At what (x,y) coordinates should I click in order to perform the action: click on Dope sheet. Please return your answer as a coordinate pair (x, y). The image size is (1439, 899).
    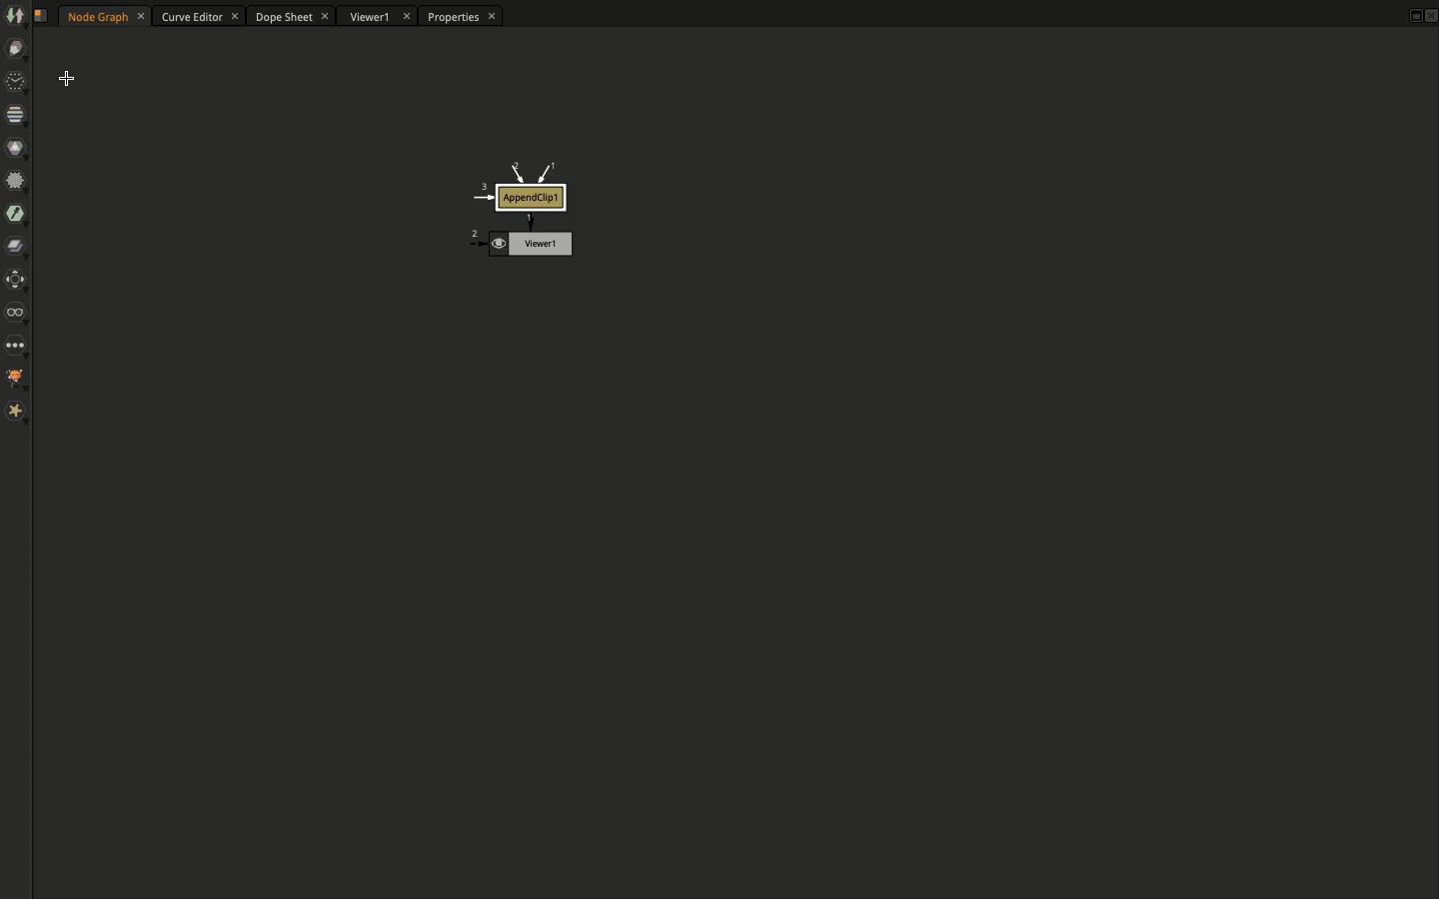
    Looking at the image, I should click on (293, 18).